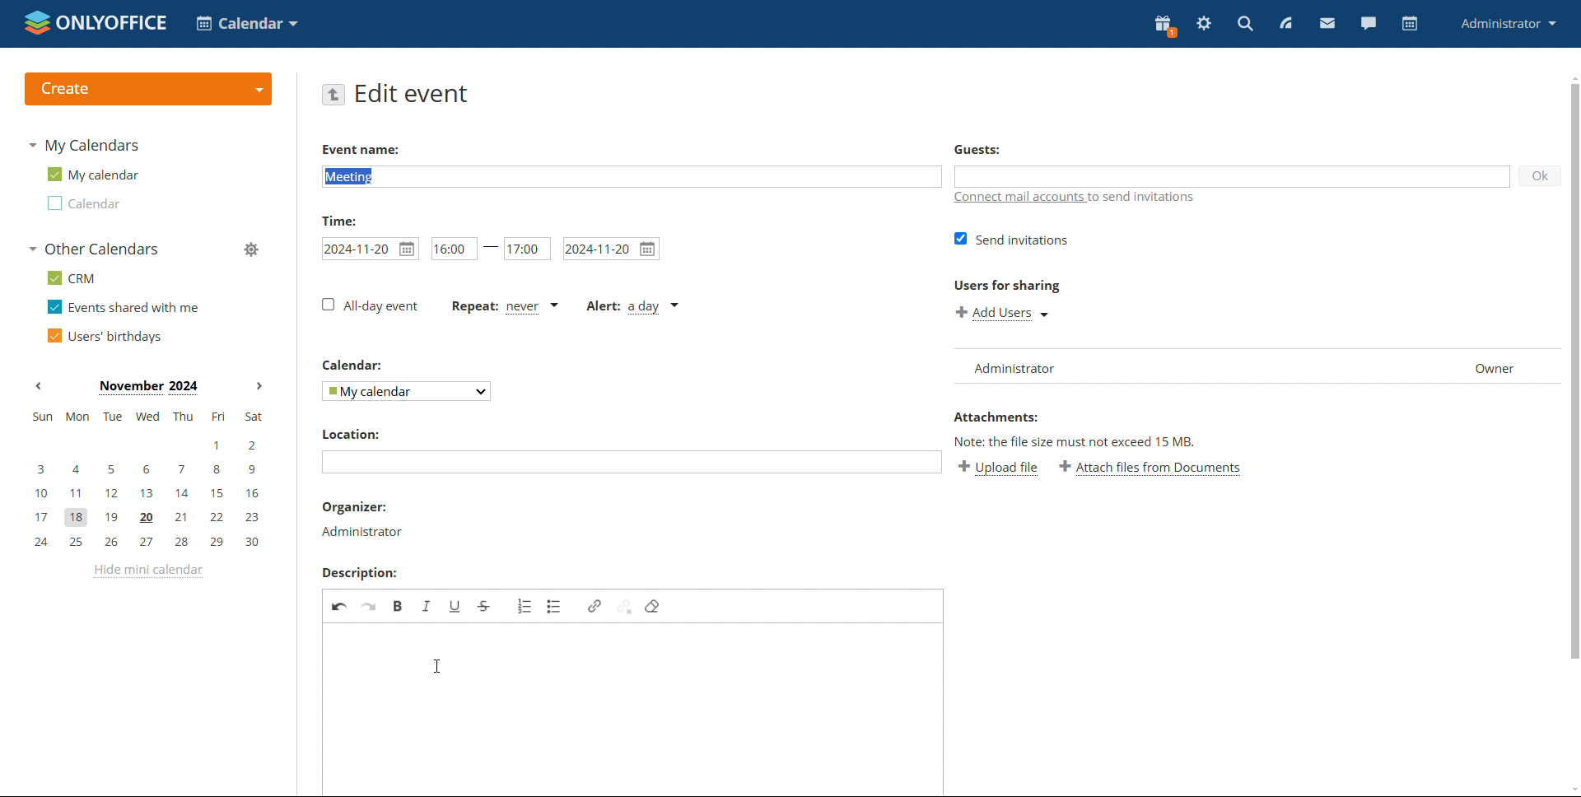 The image size is (1581, 797). I want to click on ok, so click(1539, 175).